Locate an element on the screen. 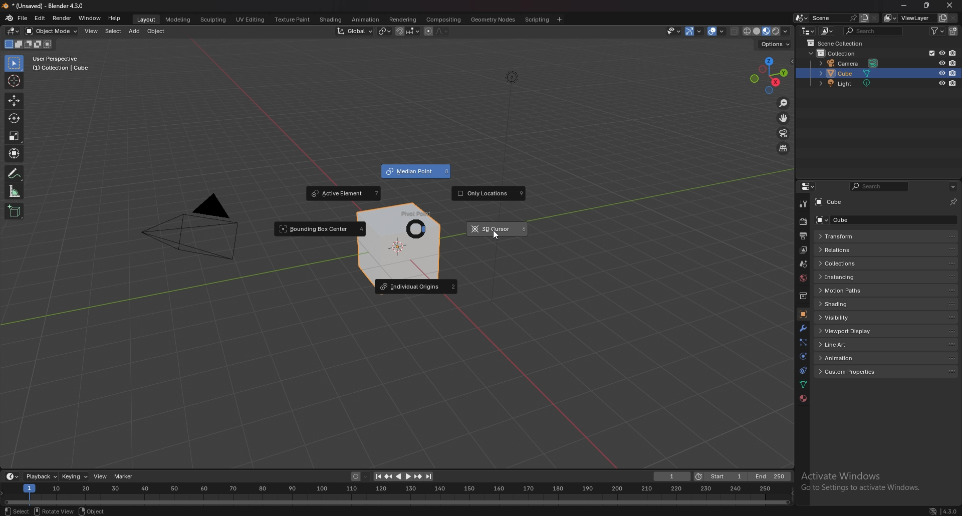 The image size is (962, 516). shading is located at coordinates (849, 304).